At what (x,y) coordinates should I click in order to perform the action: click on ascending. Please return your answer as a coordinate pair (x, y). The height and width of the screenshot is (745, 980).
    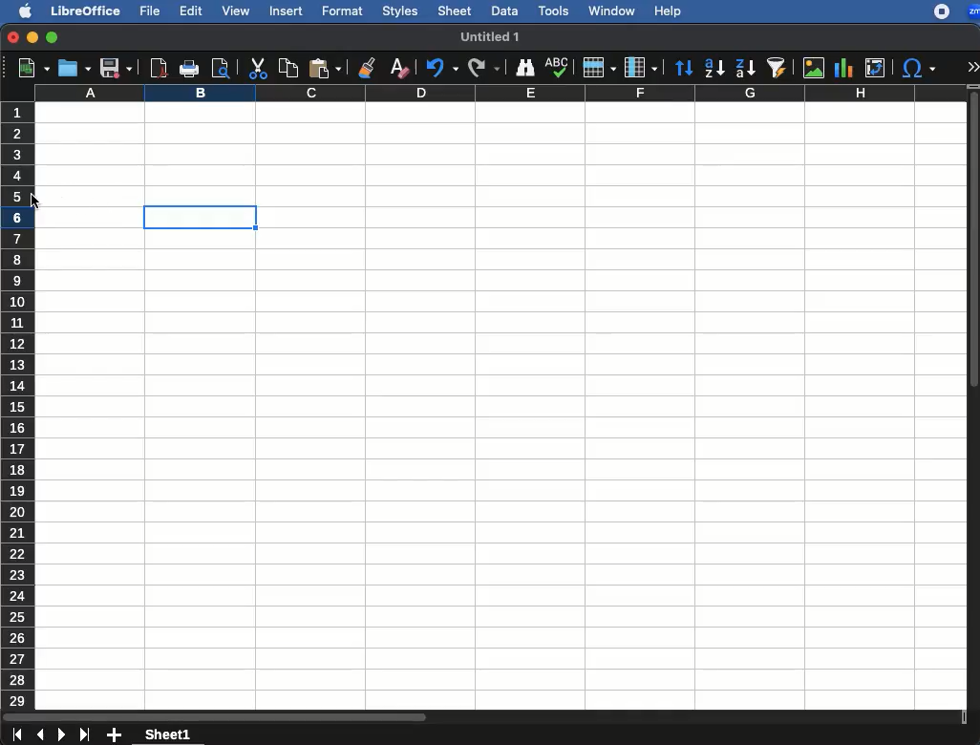
    Looking at the image, I should click on (714, 66).